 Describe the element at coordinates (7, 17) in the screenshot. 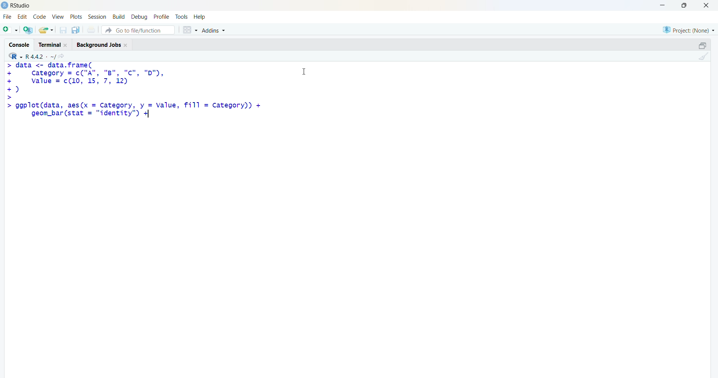

I see `File` at that location.